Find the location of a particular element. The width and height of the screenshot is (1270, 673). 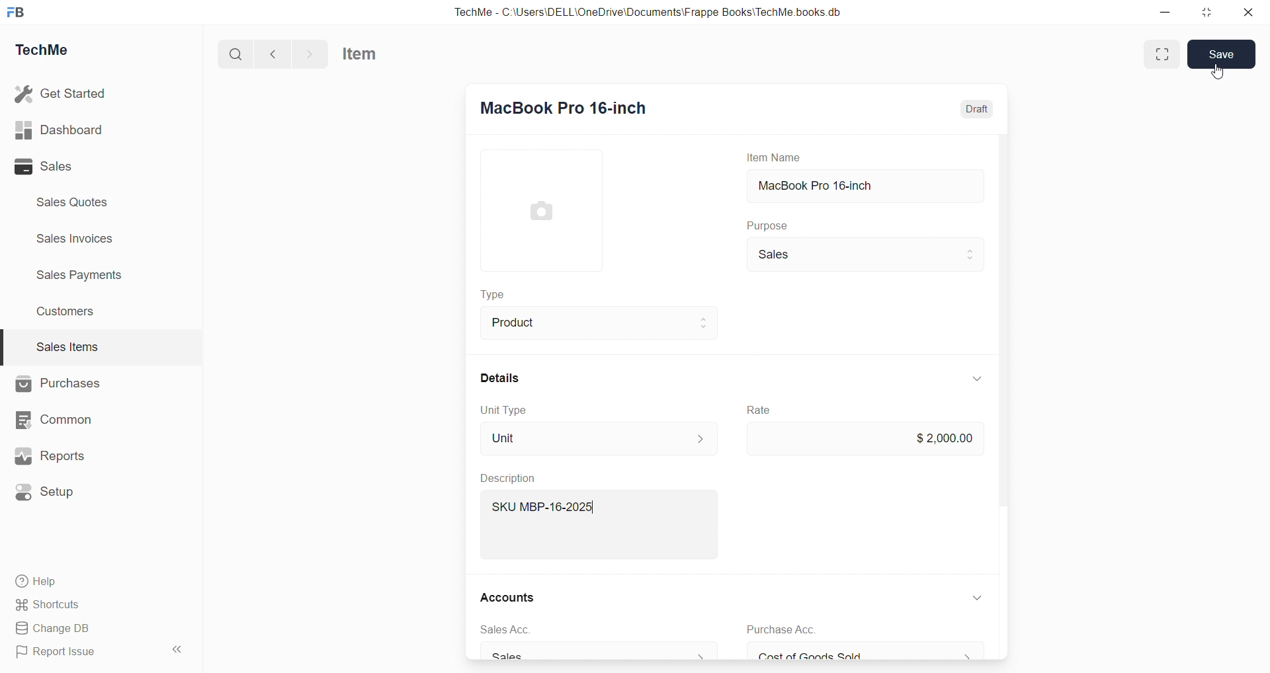

Customers is located at coordinates (67, 313).